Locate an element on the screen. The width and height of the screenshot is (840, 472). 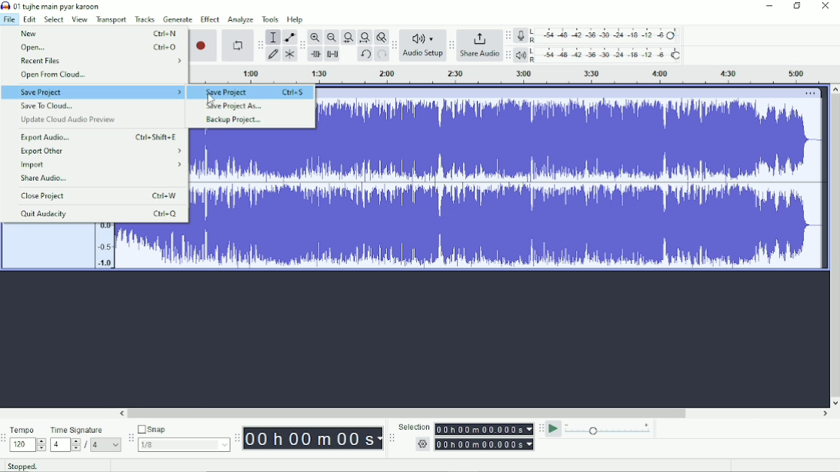
Vertical scrollbar is located at coordinates (834, 246).